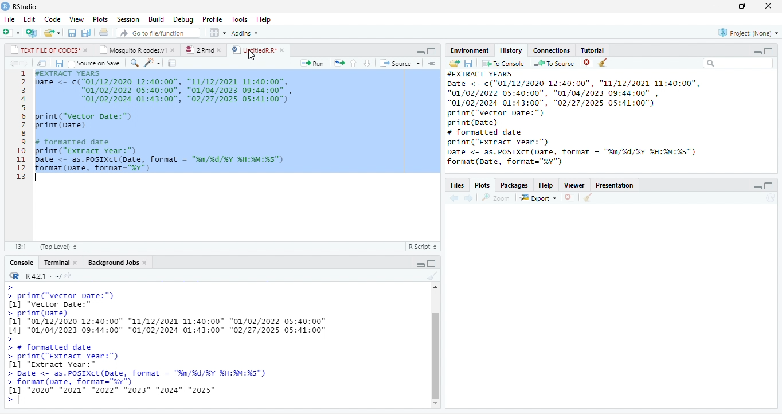 The height and width of the screenshot is (414, 782). Describe the element at coordinates (128, 19) in the screenshot. I see `Session` at that location.